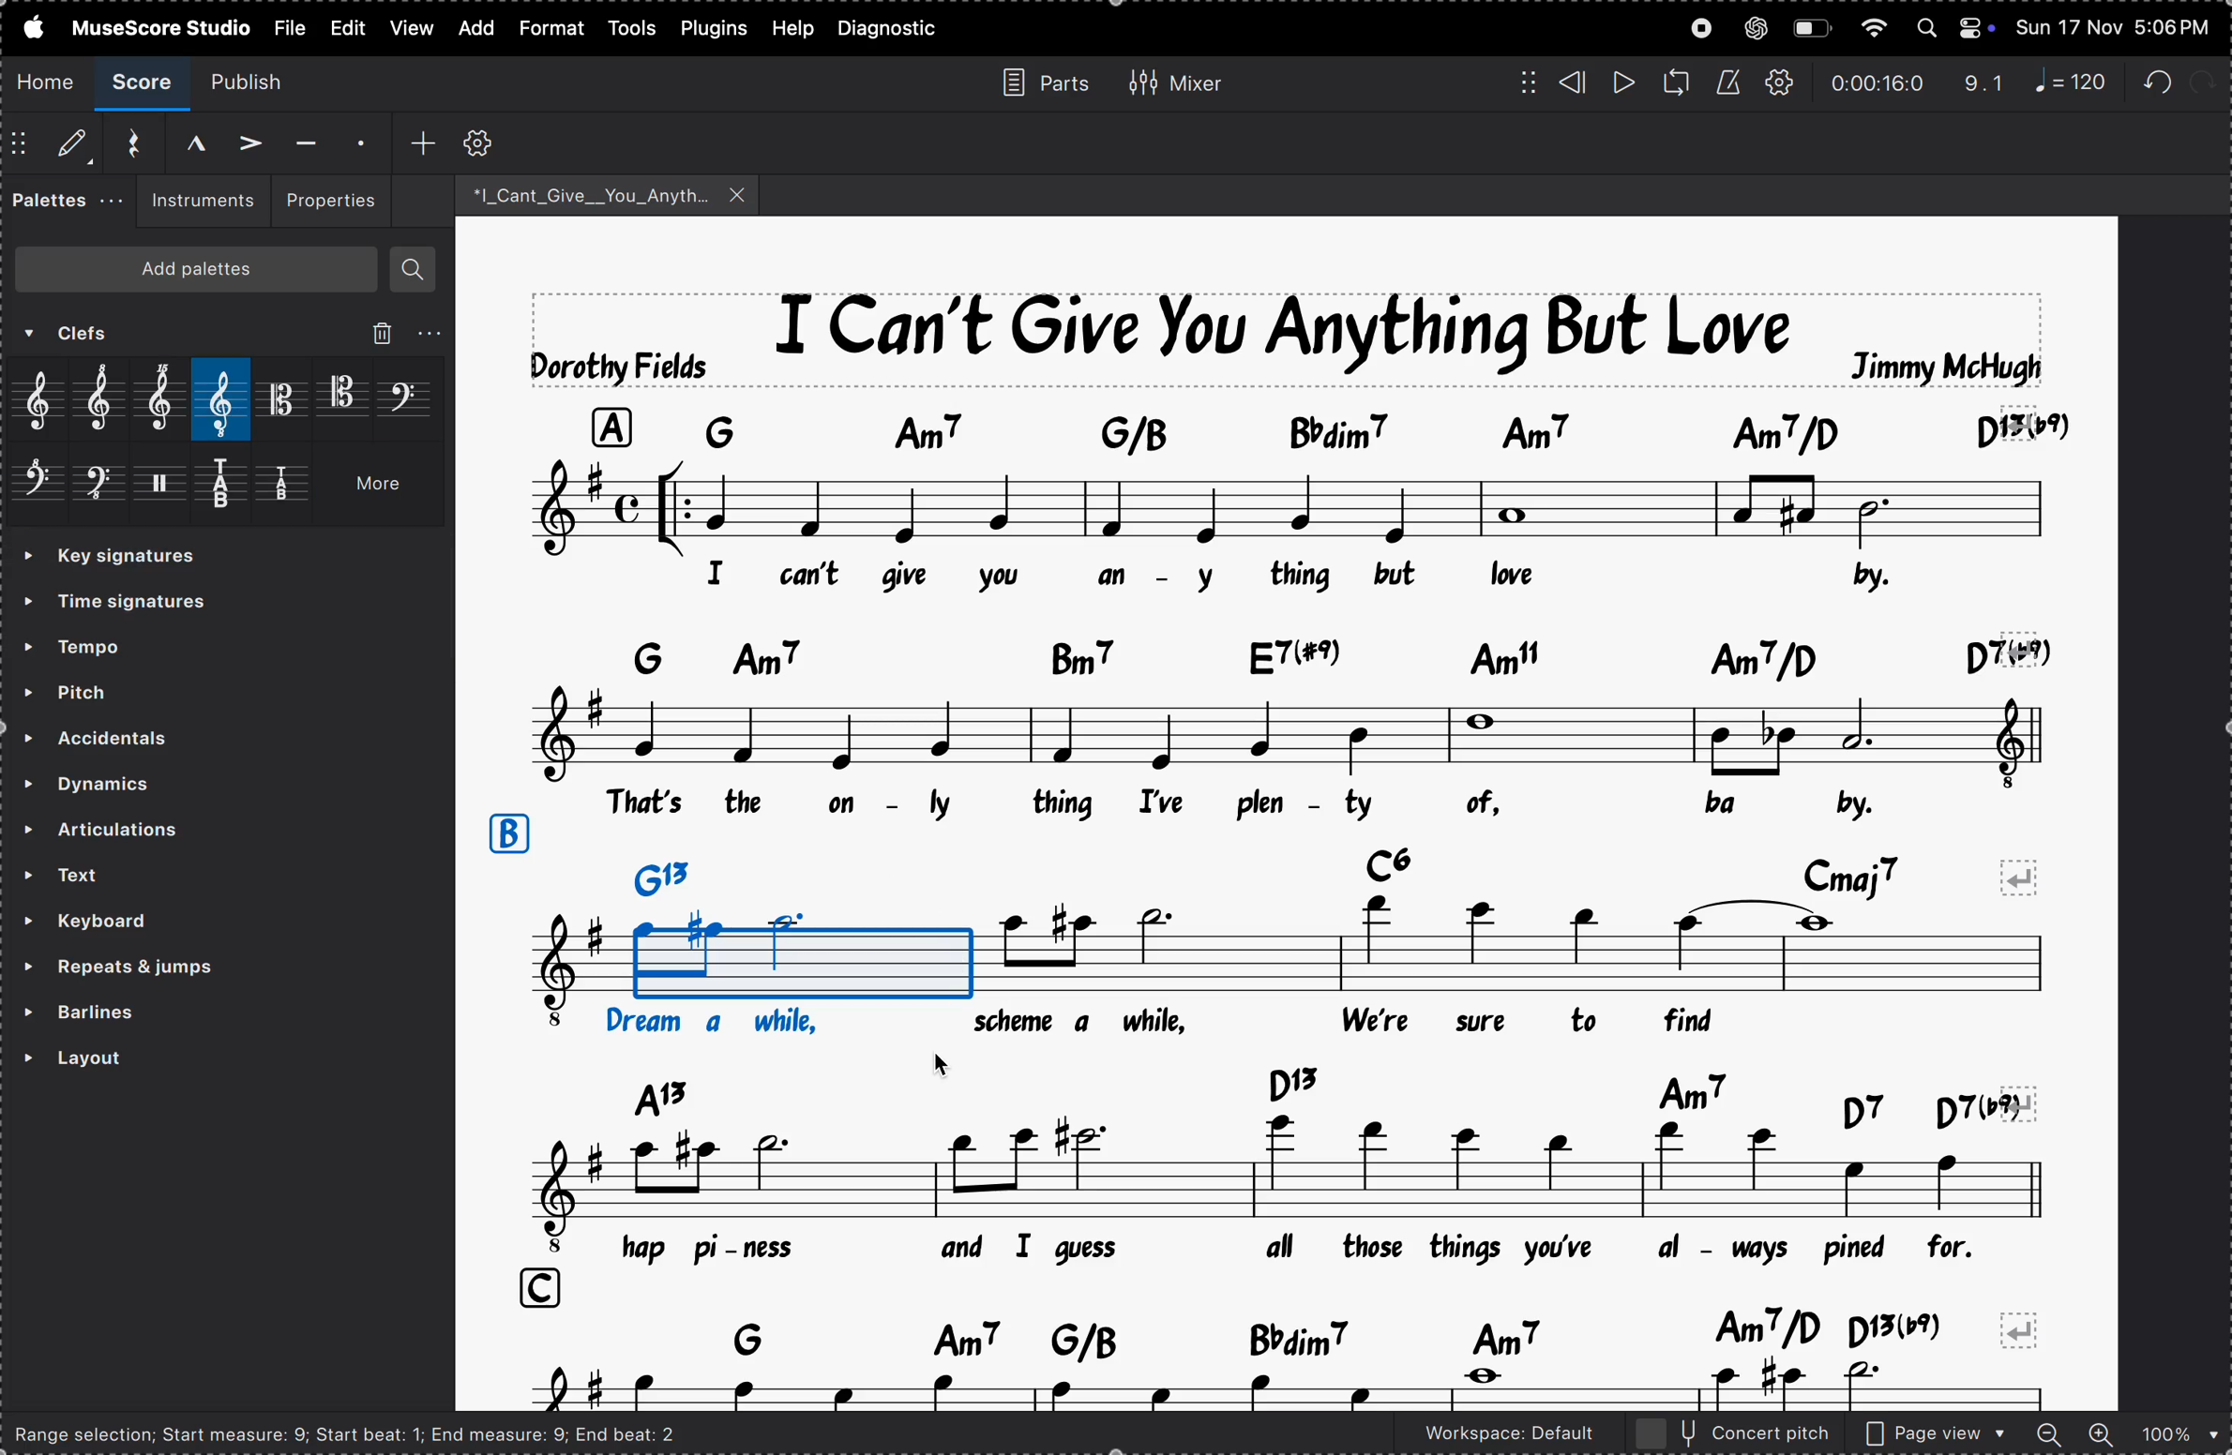  Describe the element at coordinates (1701, 28) in the screenshot. I see `record` at that location.